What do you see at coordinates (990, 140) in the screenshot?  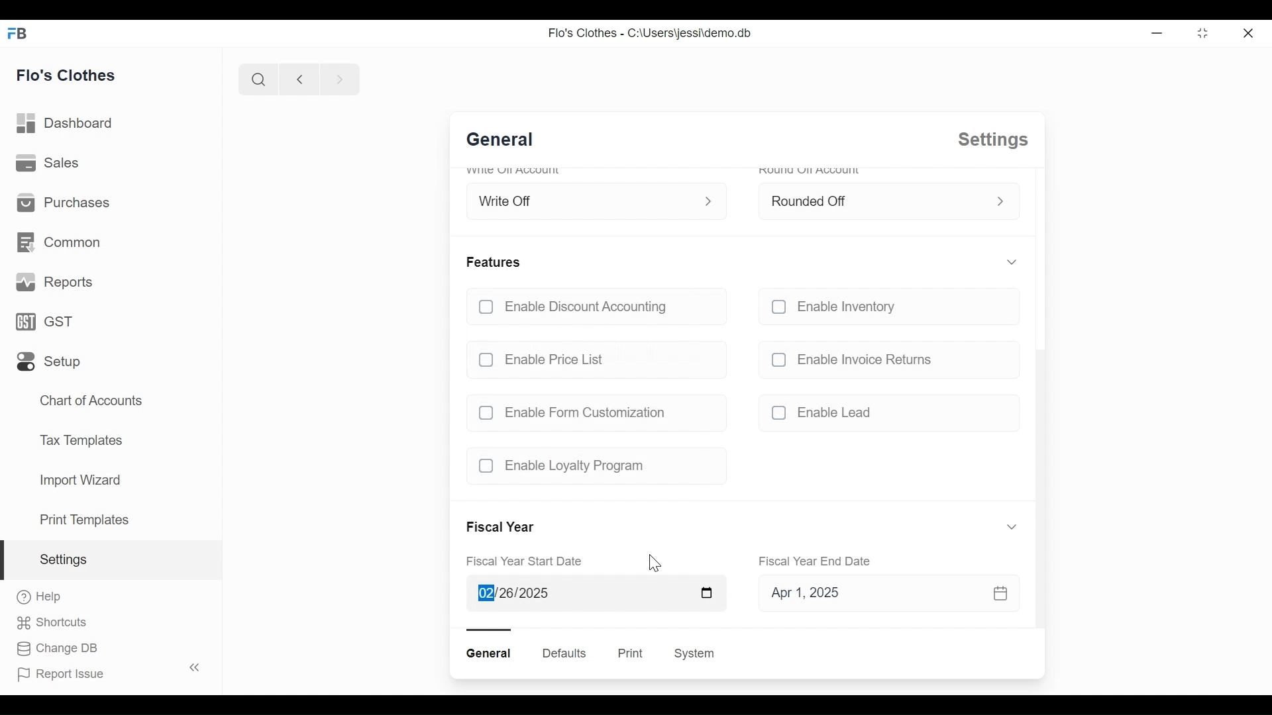 I see `Settings` at bounding box center [990, 140].